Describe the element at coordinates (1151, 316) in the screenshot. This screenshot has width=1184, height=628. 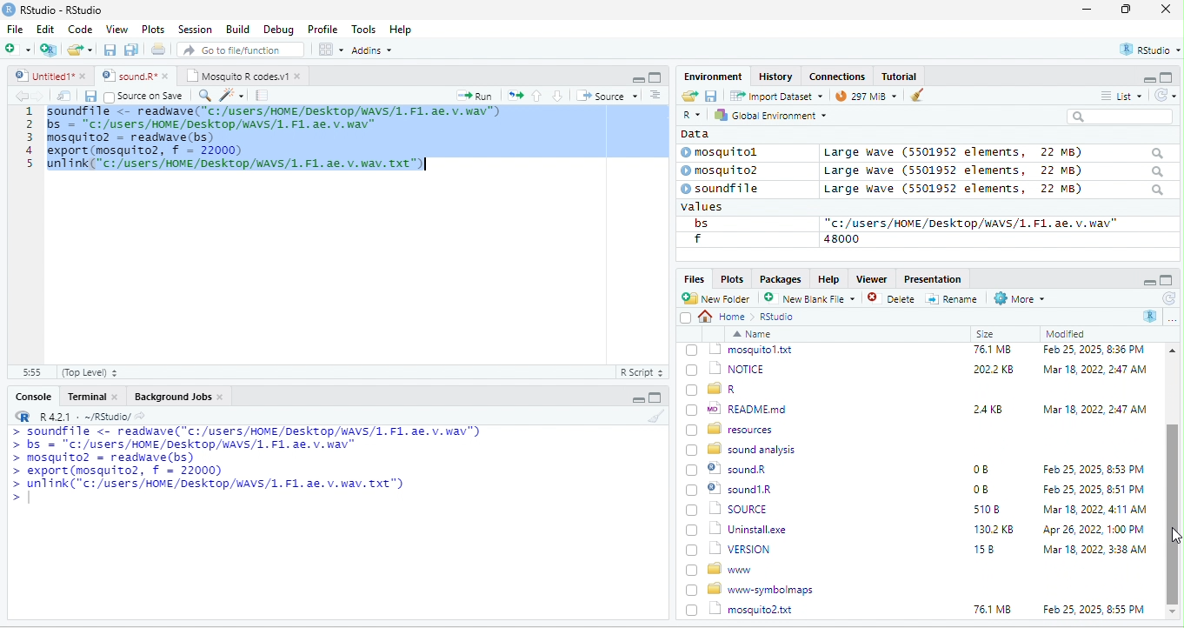
I see `R` at that location.